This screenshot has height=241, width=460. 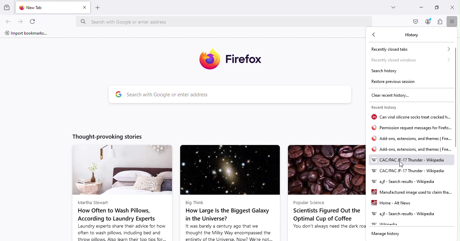 I want to click on Go back, so click(x=374, y=35).